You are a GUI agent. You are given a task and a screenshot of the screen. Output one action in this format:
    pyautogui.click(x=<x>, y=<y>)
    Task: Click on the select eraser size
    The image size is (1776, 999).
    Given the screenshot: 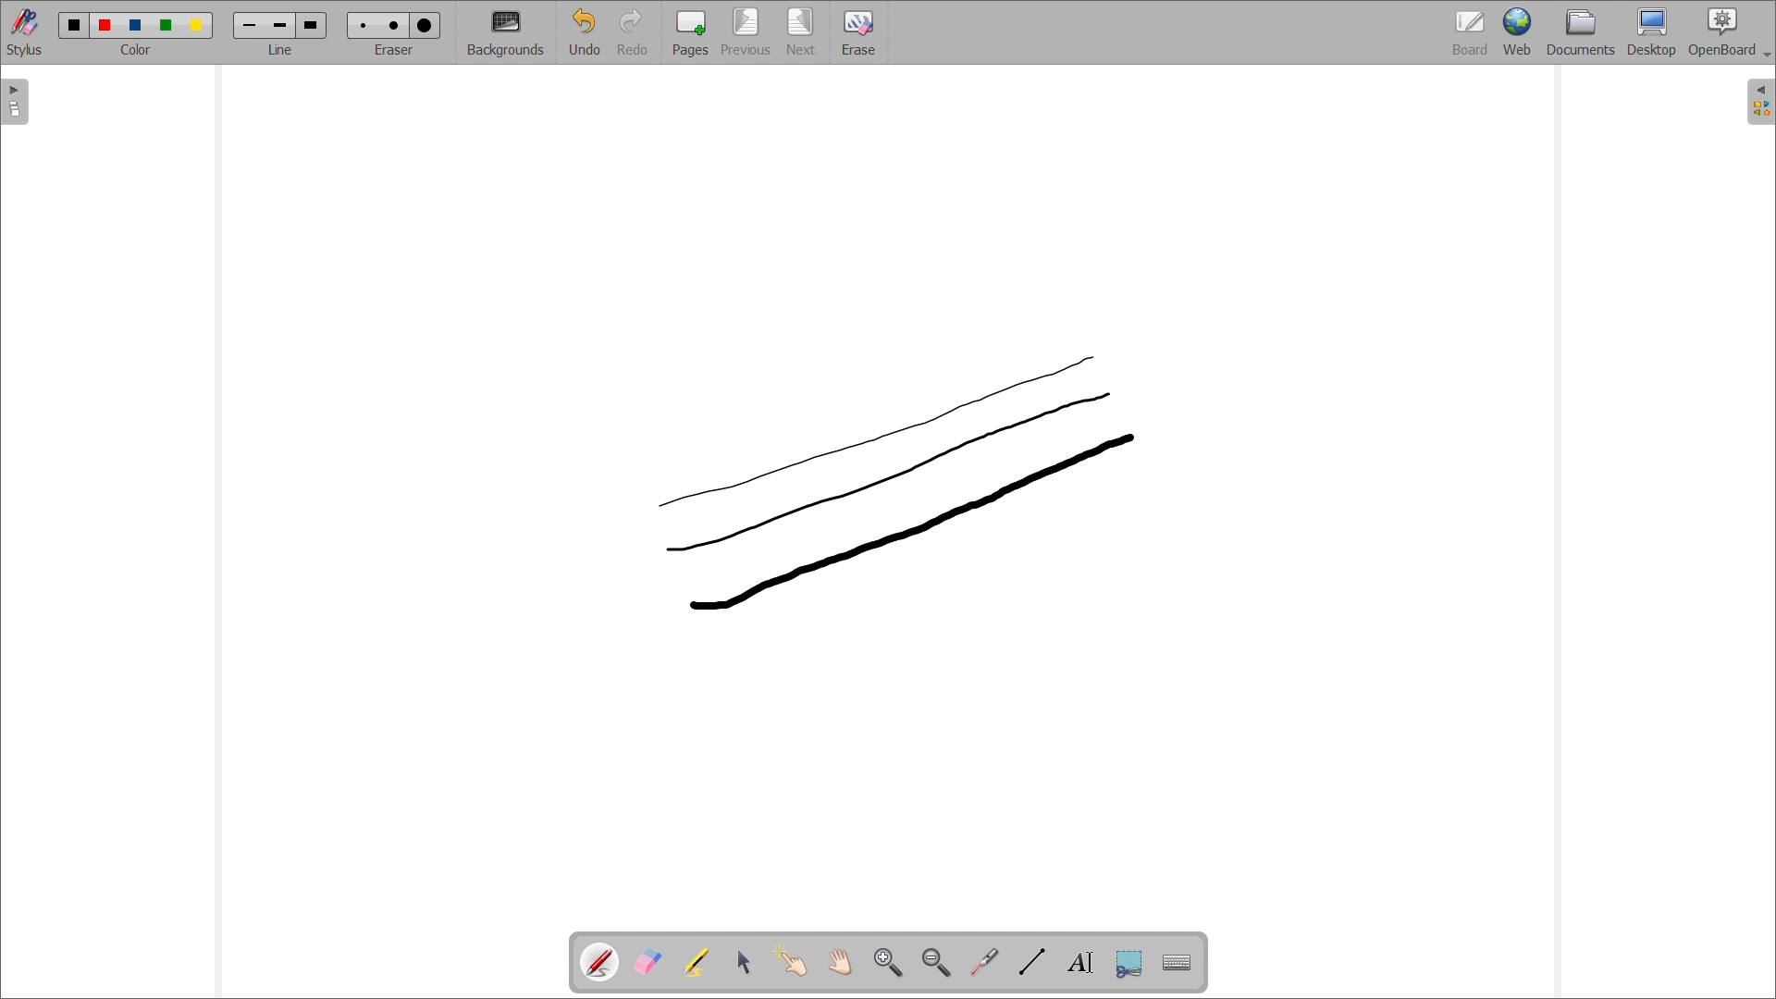 What is the action you would take?
    pyautogui.click(x=395, y=50)
    